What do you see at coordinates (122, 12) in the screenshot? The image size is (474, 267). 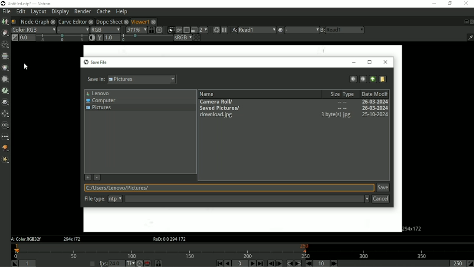 I see `Help` at bounding box center [122, 12].